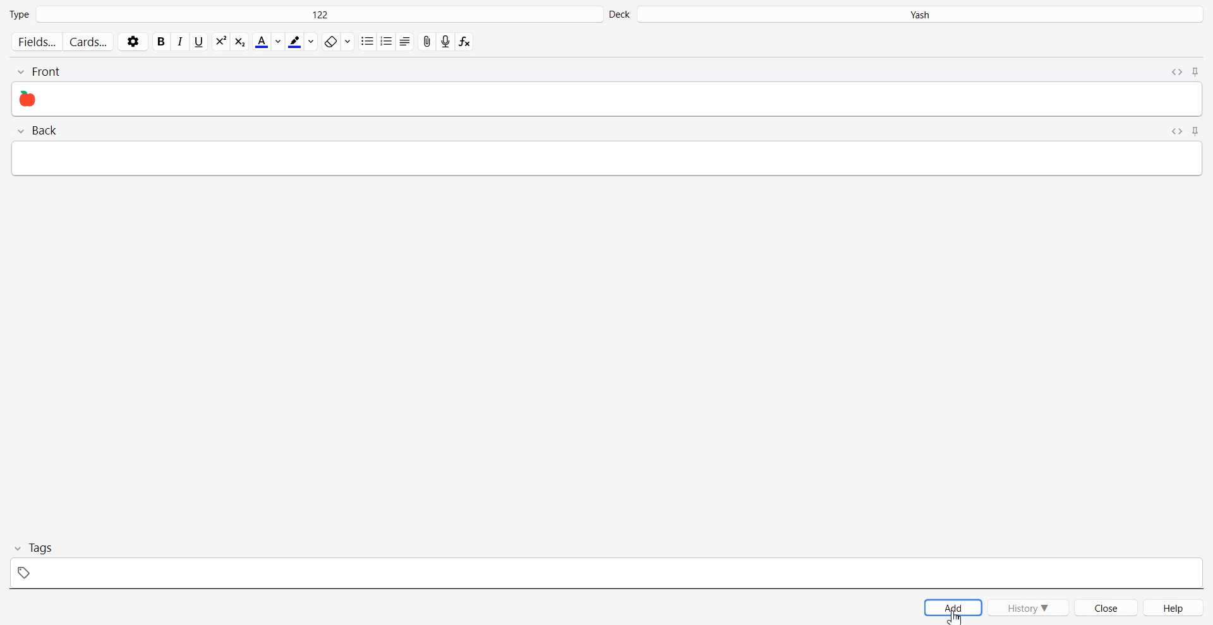  Describe the element at coordinates (607, 71) in the screenshot. I see `Front` at that location.